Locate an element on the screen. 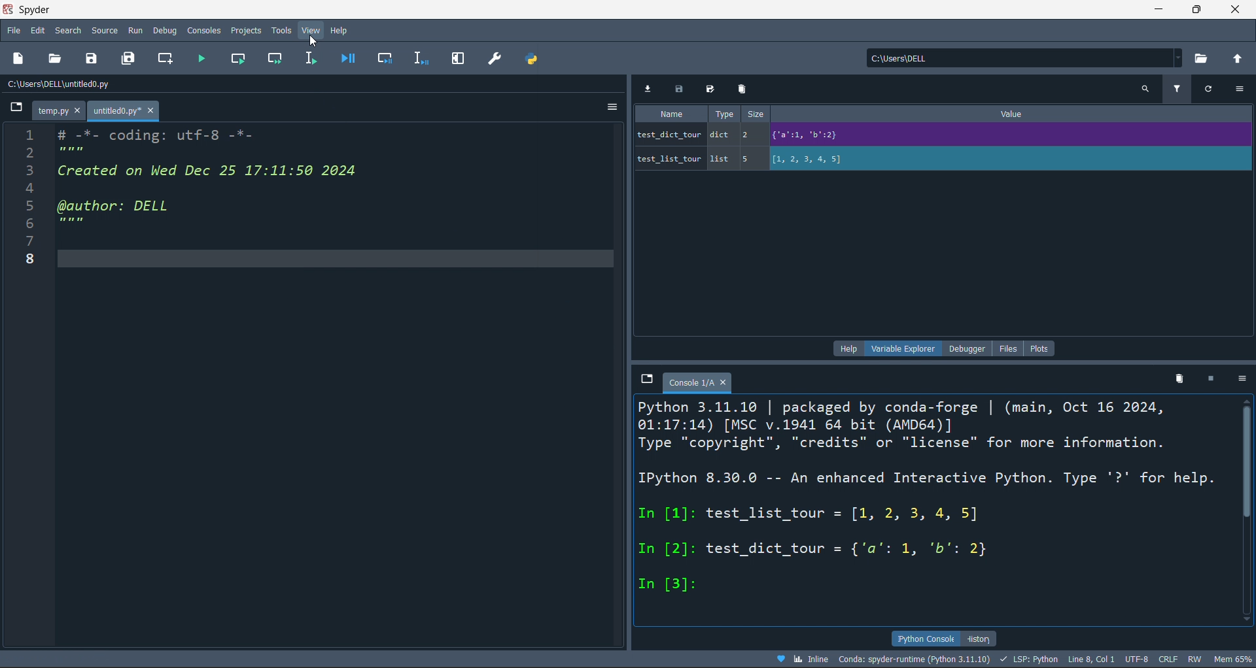 This screenshot has height=668, width=1256. type is located at coordinates (722, 114).